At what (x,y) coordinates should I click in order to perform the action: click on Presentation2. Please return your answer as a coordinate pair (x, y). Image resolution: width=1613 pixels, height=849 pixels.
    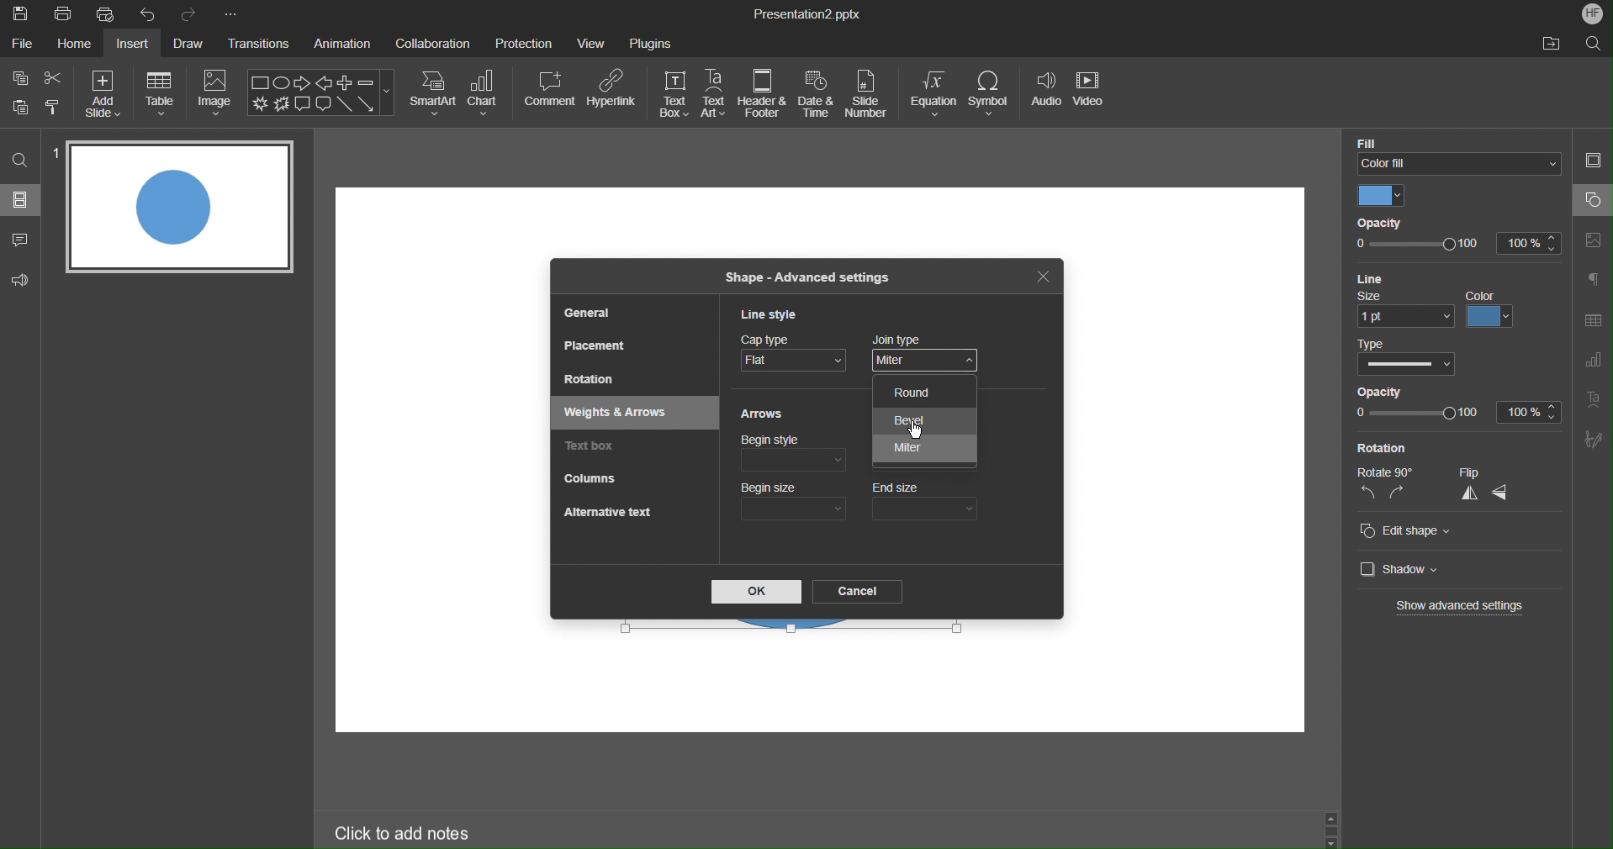
    Looking at the image, I should click on (806, 16).